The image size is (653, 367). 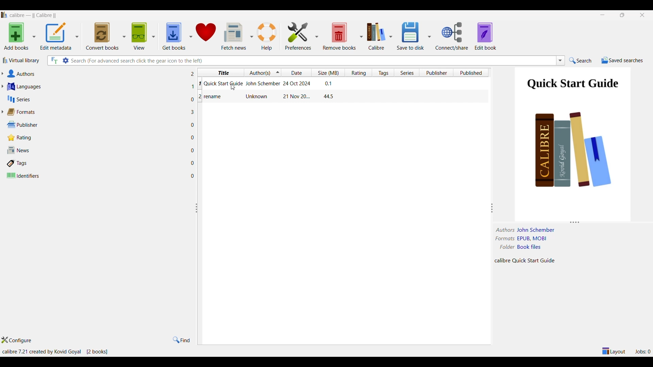 I want to click on Close interface, so click(x=642, y=15).